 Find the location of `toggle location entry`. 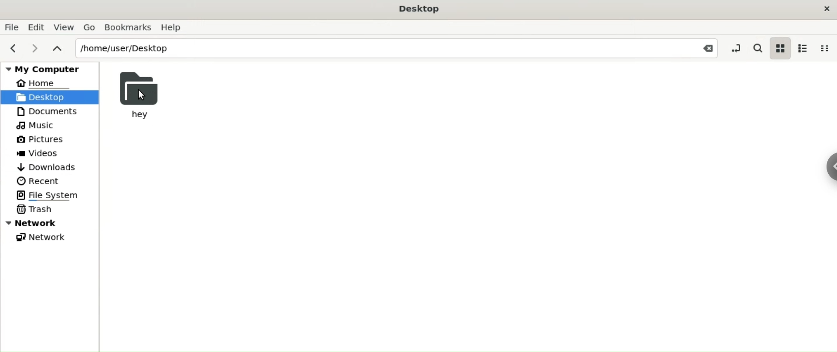

toggle location entry is located at coordinates (736, 49).